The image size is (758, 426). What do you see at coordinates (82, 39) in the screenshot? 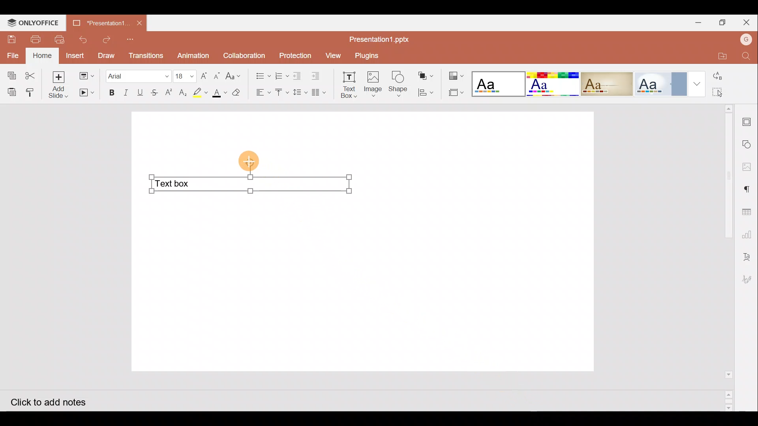
I see `Undo` at bounding box center [82, 39].